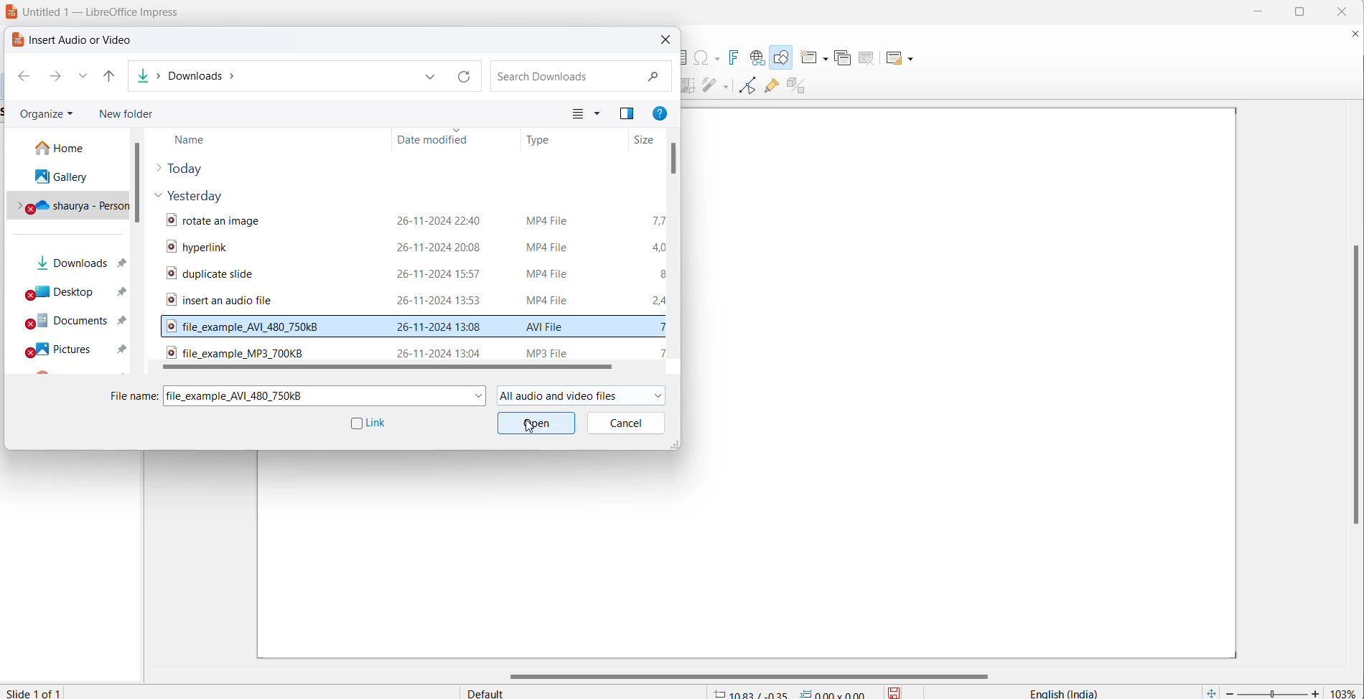 The image size is (1364, 699). Describe the element at coordinates (663, 111) in the screenshot. I see `get help` at that location.